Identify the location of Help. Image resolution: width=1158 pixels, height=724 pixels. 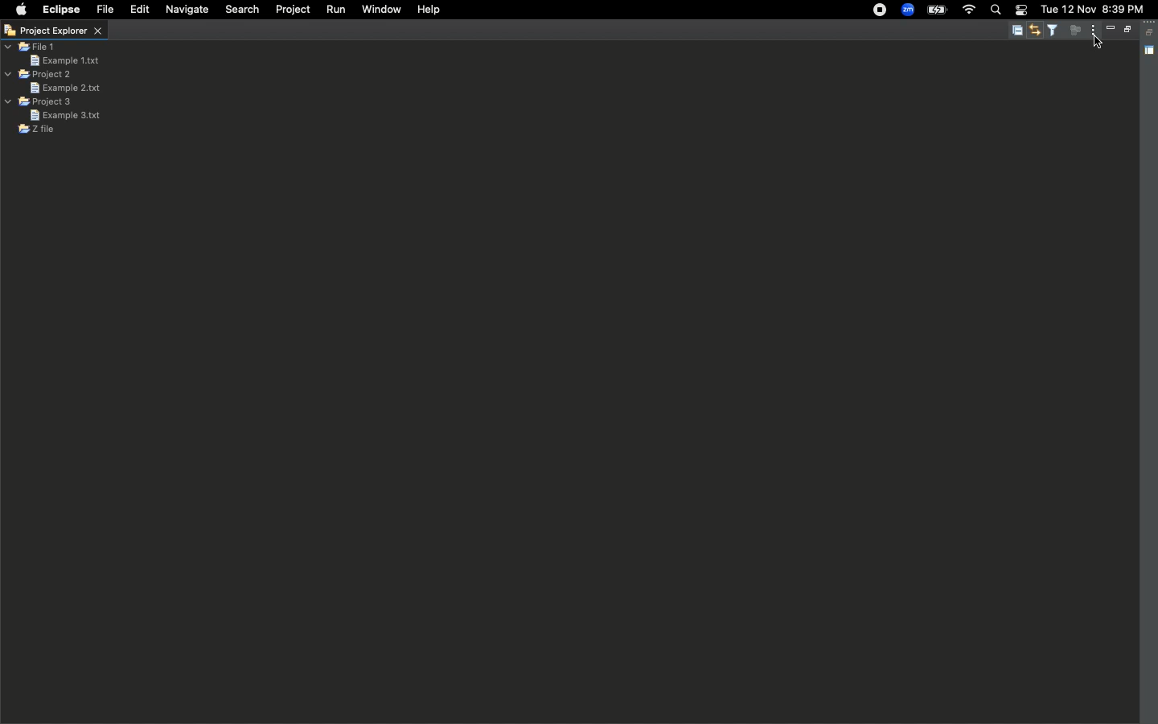
(430, 10).